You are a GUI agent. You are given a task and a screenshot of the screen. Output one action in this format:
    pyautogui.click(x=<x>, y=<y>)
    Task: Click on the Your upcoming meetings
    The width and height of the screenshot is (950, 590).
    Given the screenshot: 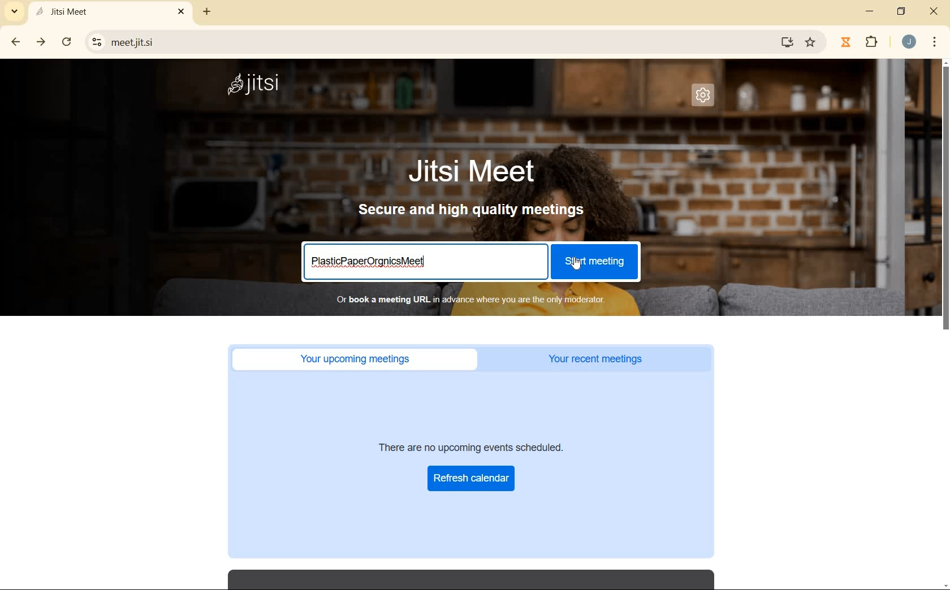 What is the action you would take?
    pyautogui.click(x=355, y=359)
    